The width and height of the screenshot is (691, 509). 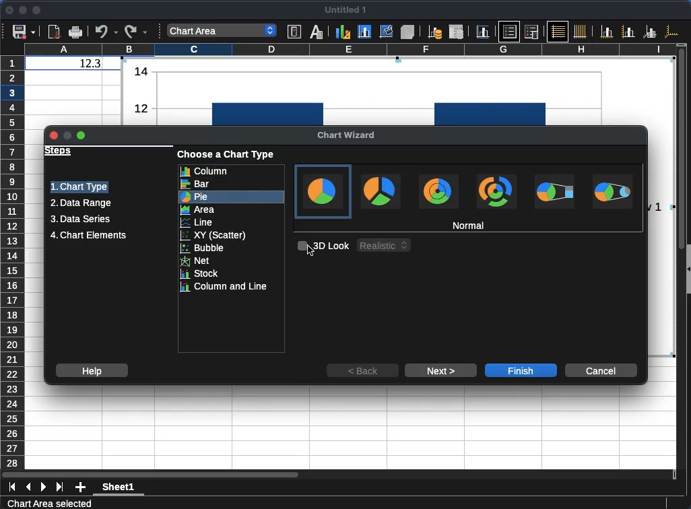 I want to click on choose a chart type, so click(x=227, y=155).